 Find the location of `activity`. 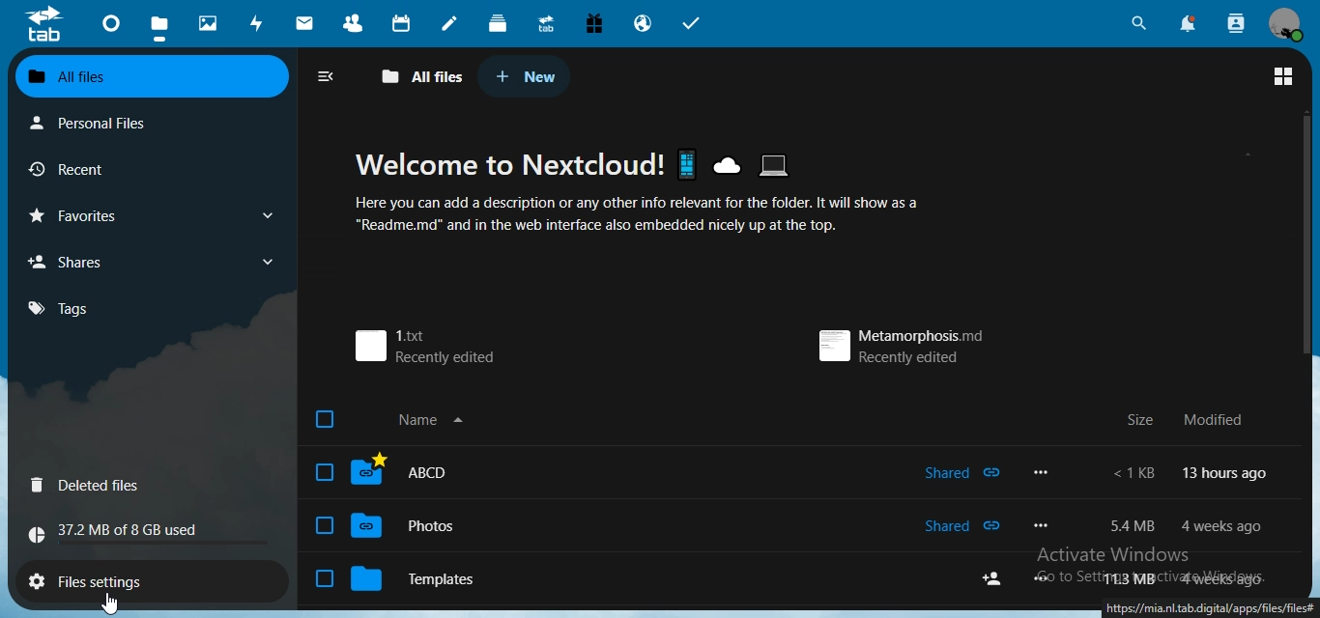

activity is located at coordinates (255, 23).